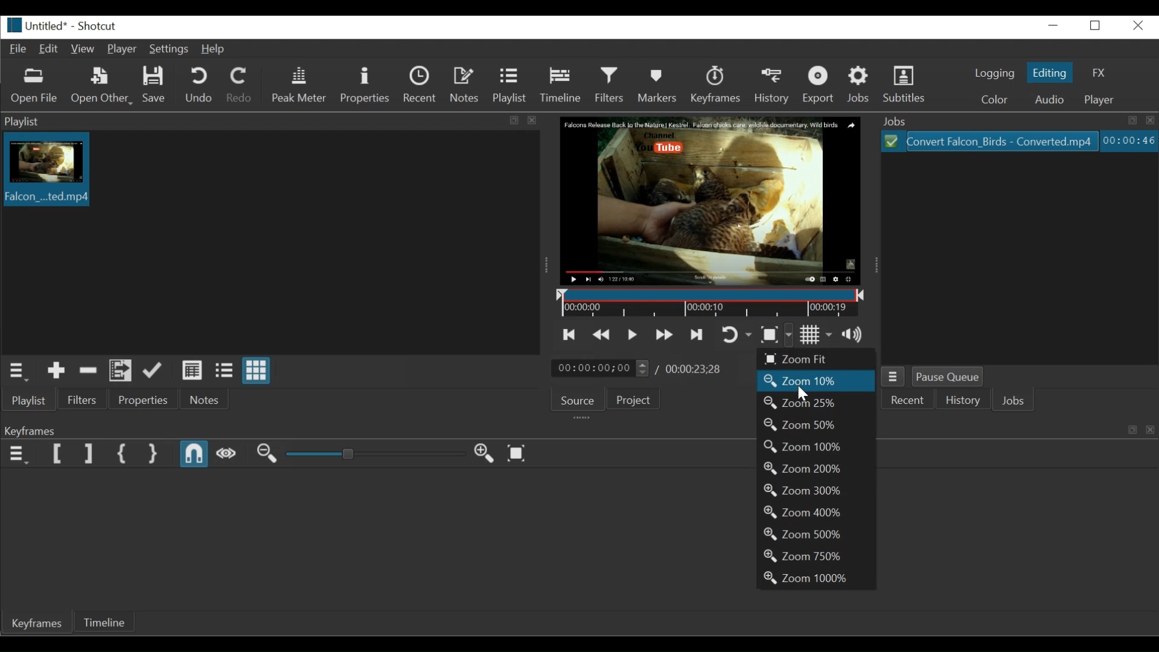 This screenshot has width=1159, height=652. What do you see at coordinates (818, 85) in the screenshot?
I see `Export` at bounding box center [818, 85].